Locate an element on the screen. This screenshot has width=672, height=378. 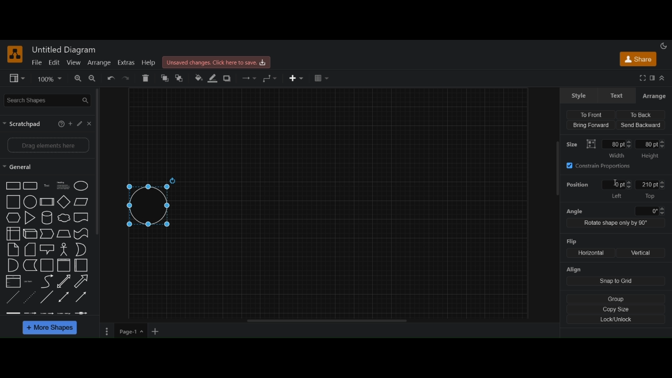
undo is located at coordinates (112, 78).